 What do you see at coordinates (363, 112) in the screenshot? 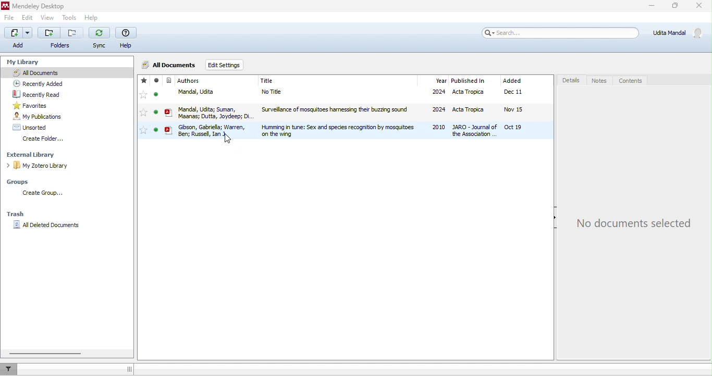
I see `file` at bounding box center [363, 112].